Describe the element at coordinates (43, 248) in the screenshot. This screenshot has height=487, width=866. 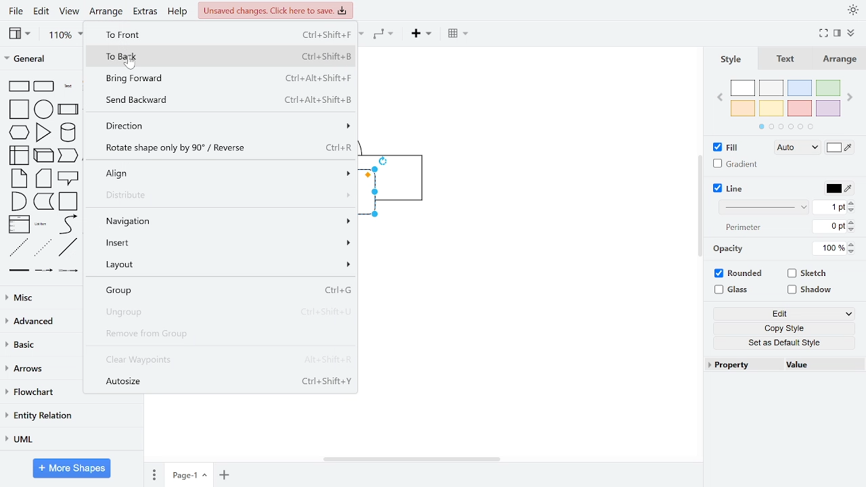
I see `dotted line` at that location.